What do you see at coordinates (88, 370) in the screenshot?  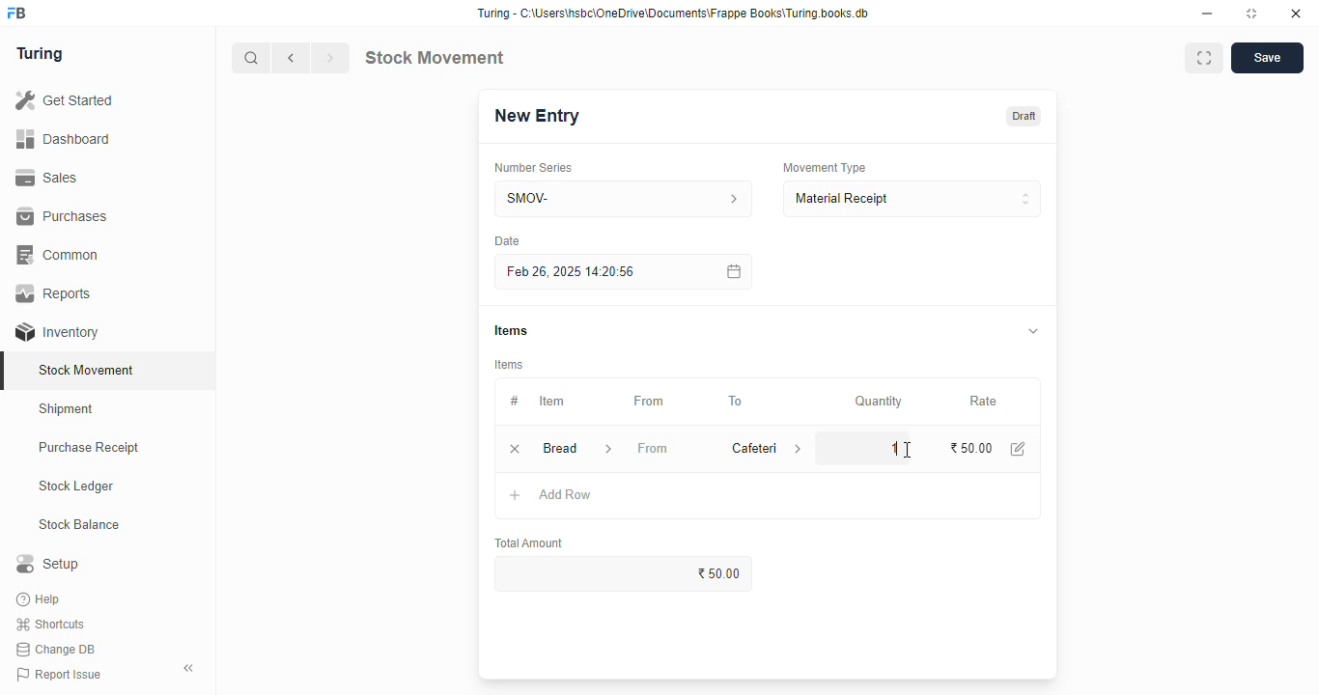 I see `stock movement` at bounding box center [88, 370].